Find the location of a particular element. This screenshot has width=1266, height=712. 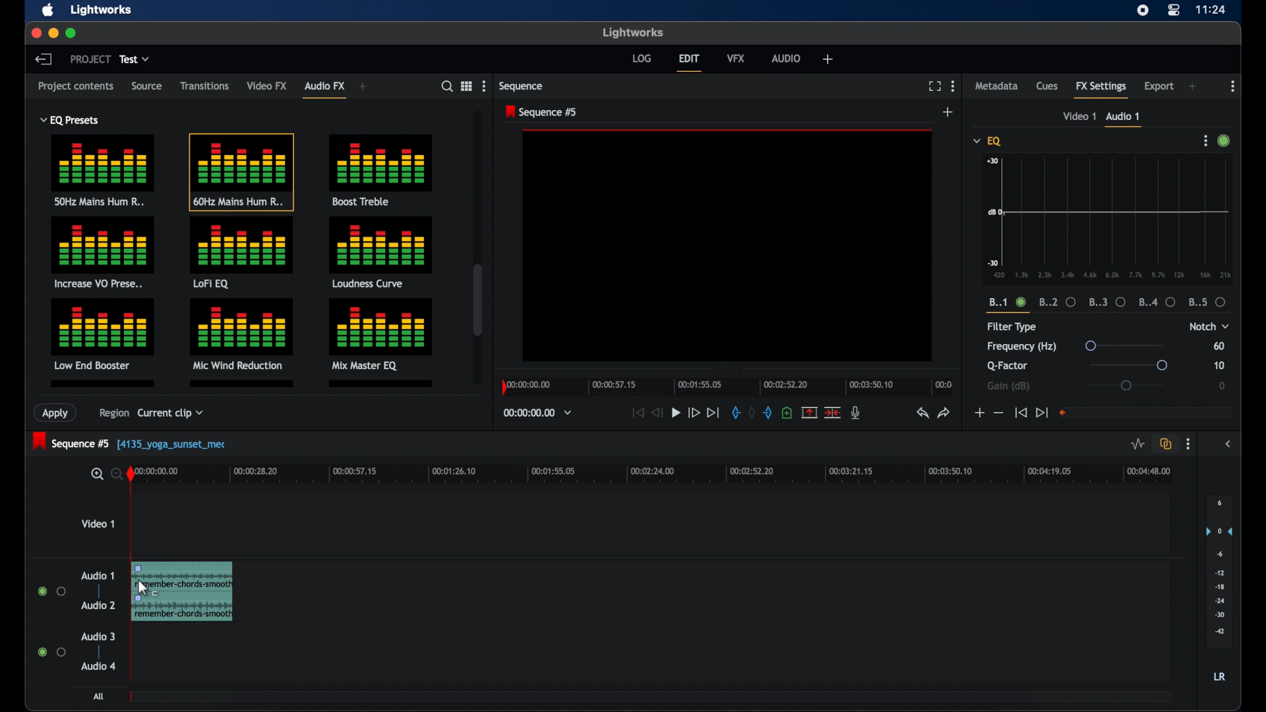

lofi eq is located at coordinates (242, 253).